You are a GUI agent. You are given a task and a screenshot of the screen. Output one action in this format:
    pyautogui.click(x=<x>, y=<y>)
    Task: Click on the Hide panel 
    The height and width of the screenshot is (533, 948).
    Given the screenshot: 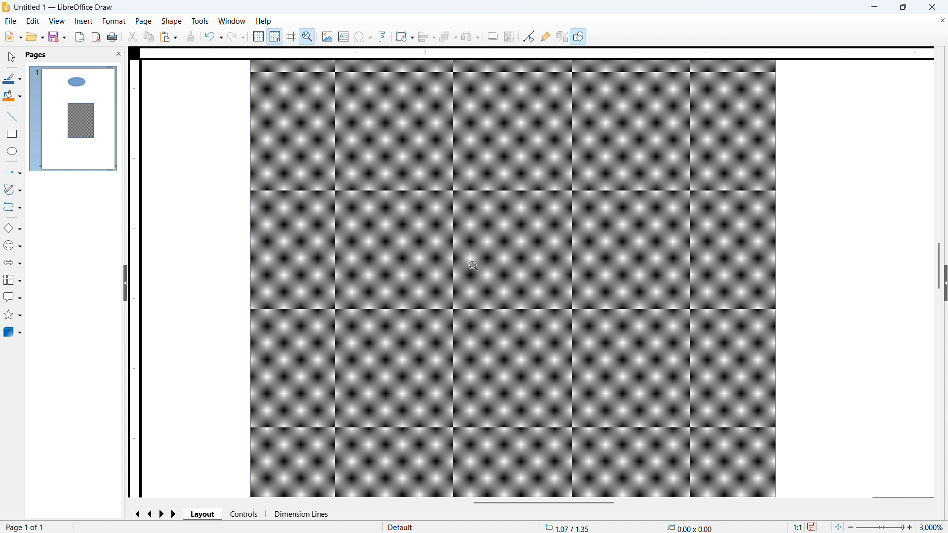 What is the action you would take?
    pyautogui.click(x=124, y=282)
    